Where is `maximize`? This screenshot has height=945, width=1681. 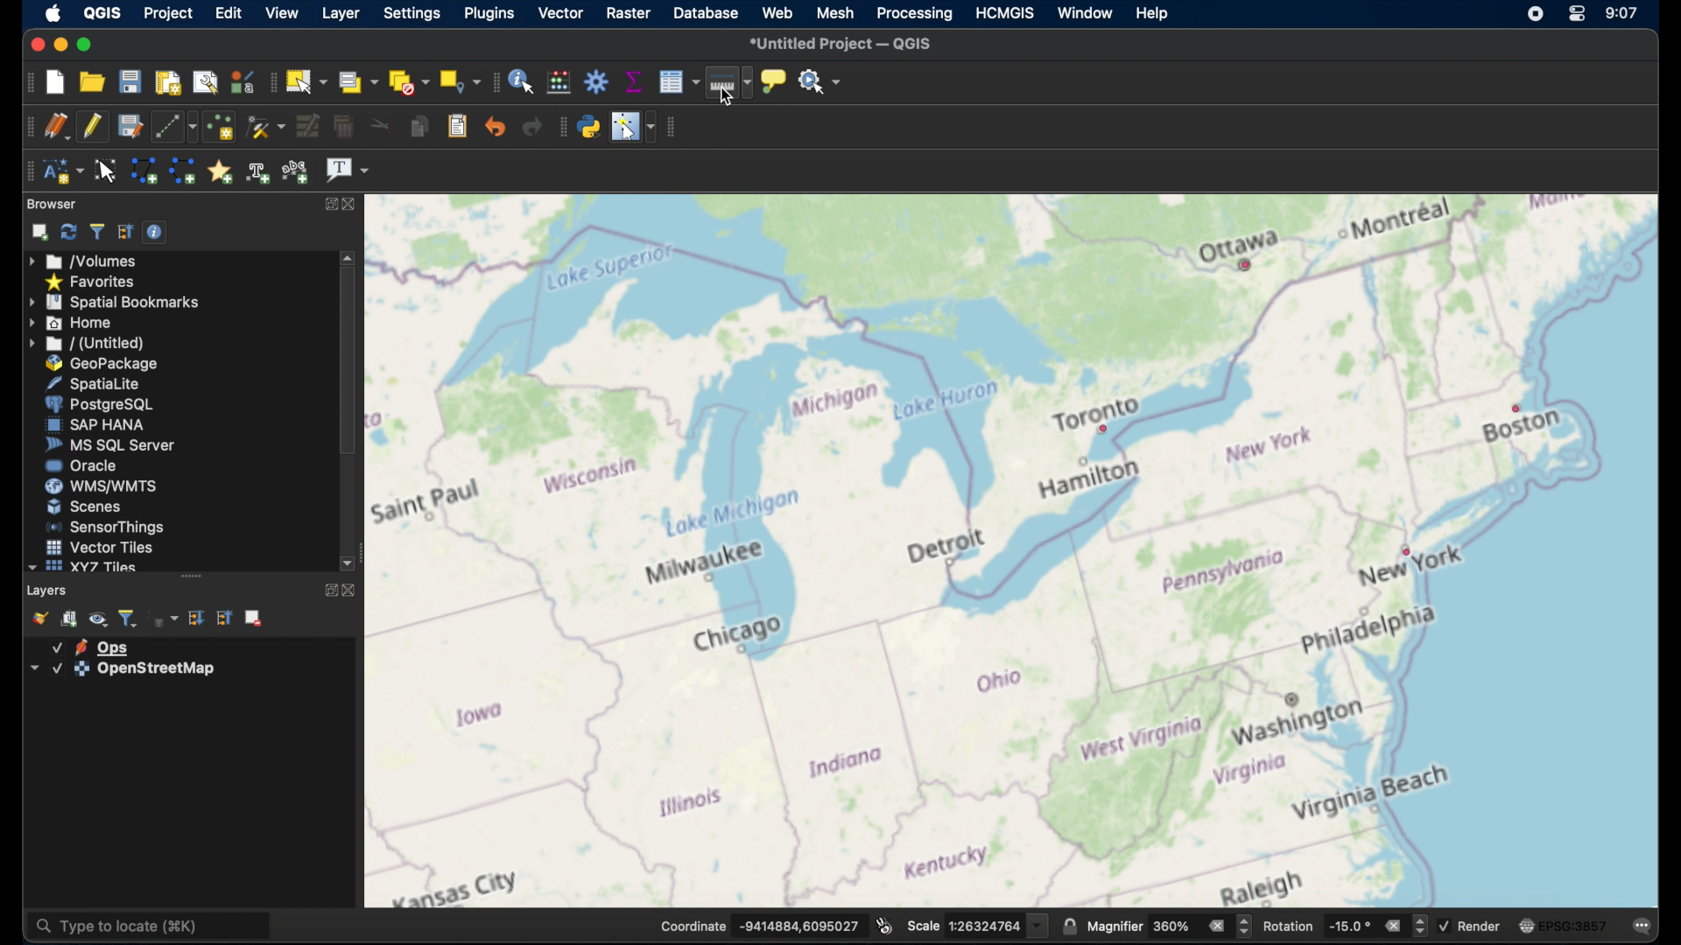 maximize is located at coordinates (332, 204).